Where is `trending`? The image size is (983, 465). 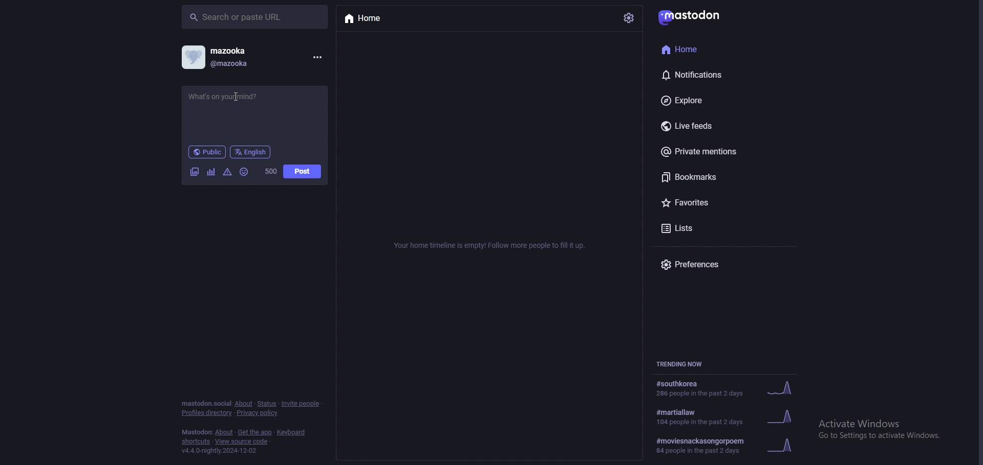
trending is located at coordinates (728, 416).